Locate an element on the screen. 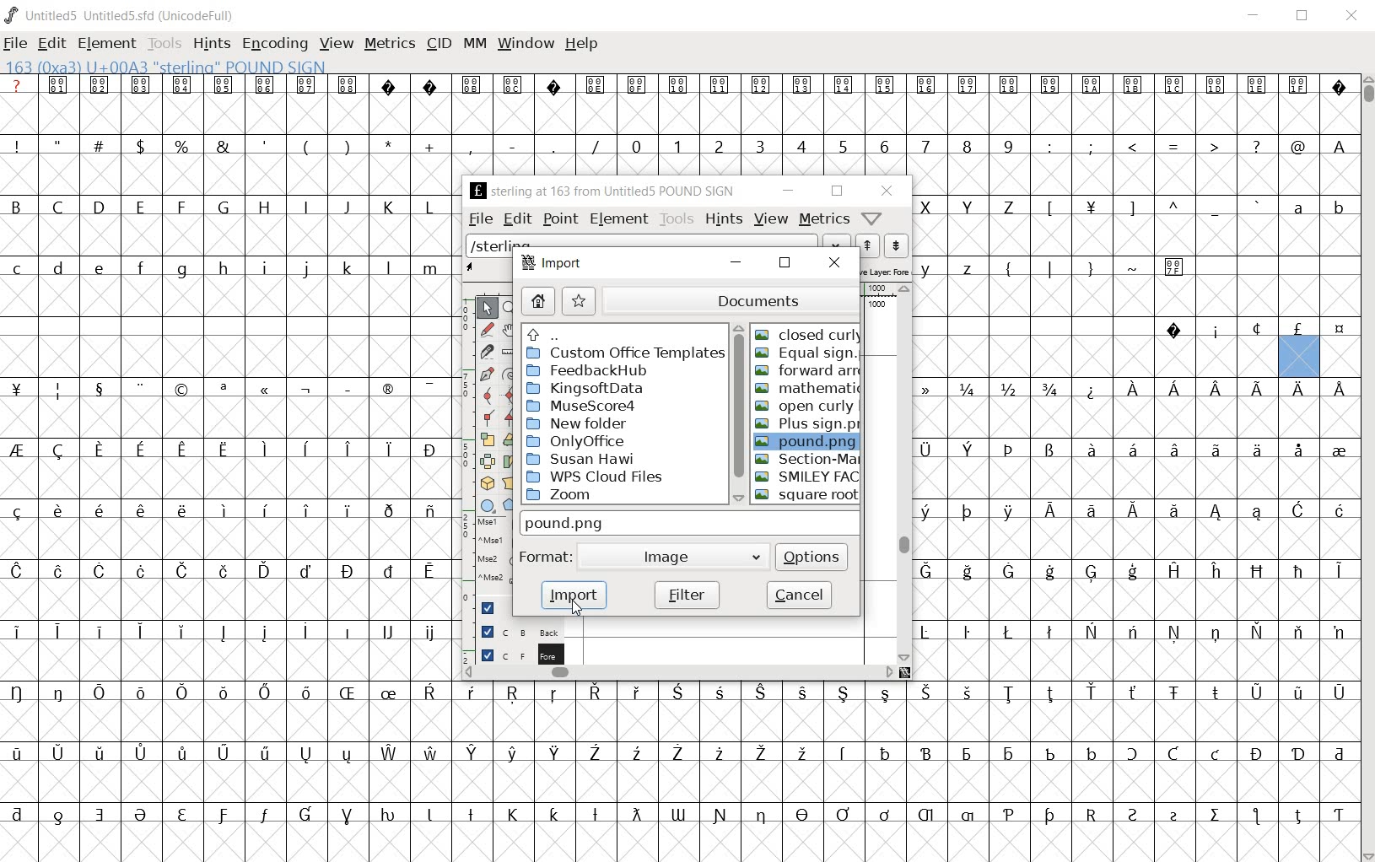 The image size is (1375, 862).  is located at coordinates (554, 813).